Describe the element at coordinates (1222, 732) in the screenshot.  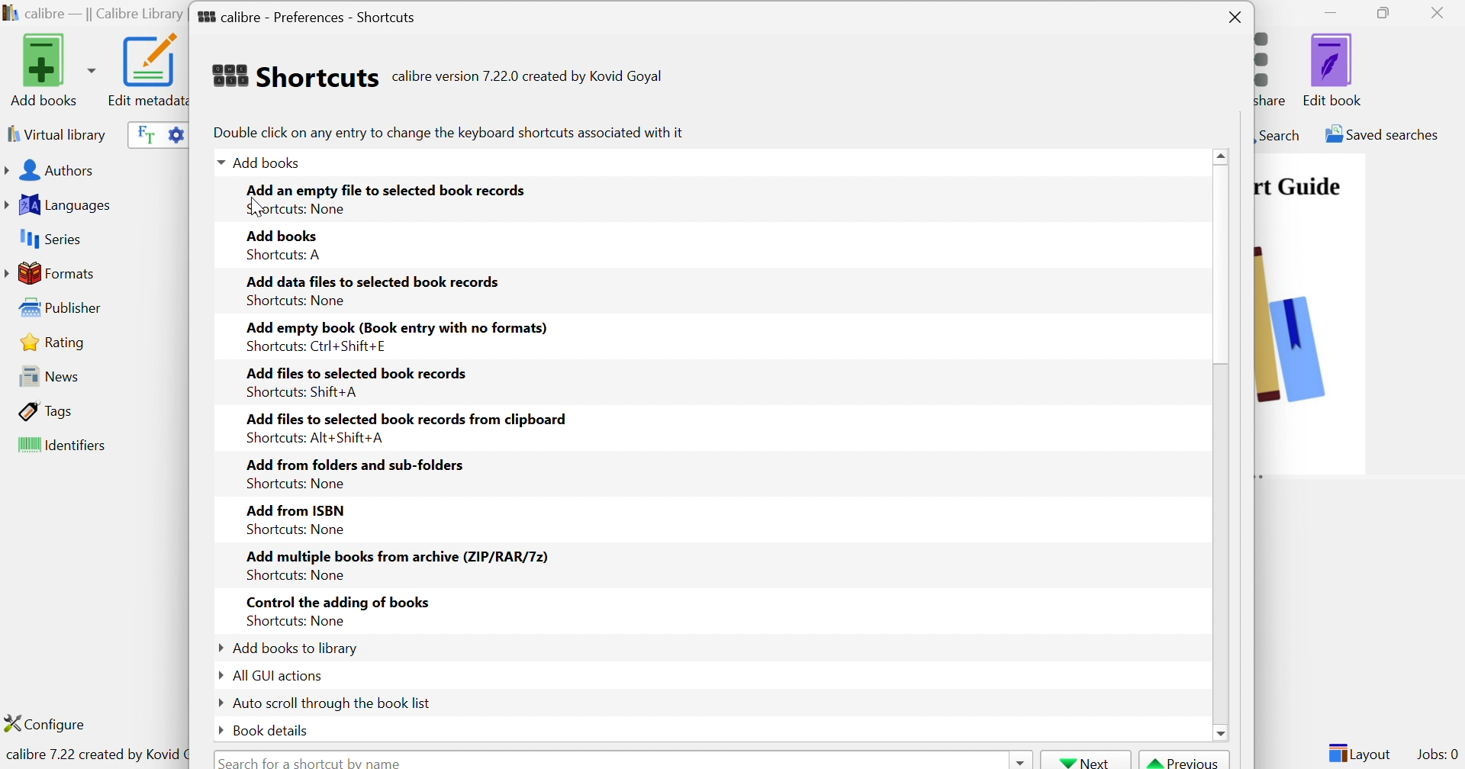
I see `scroll down` at that location.